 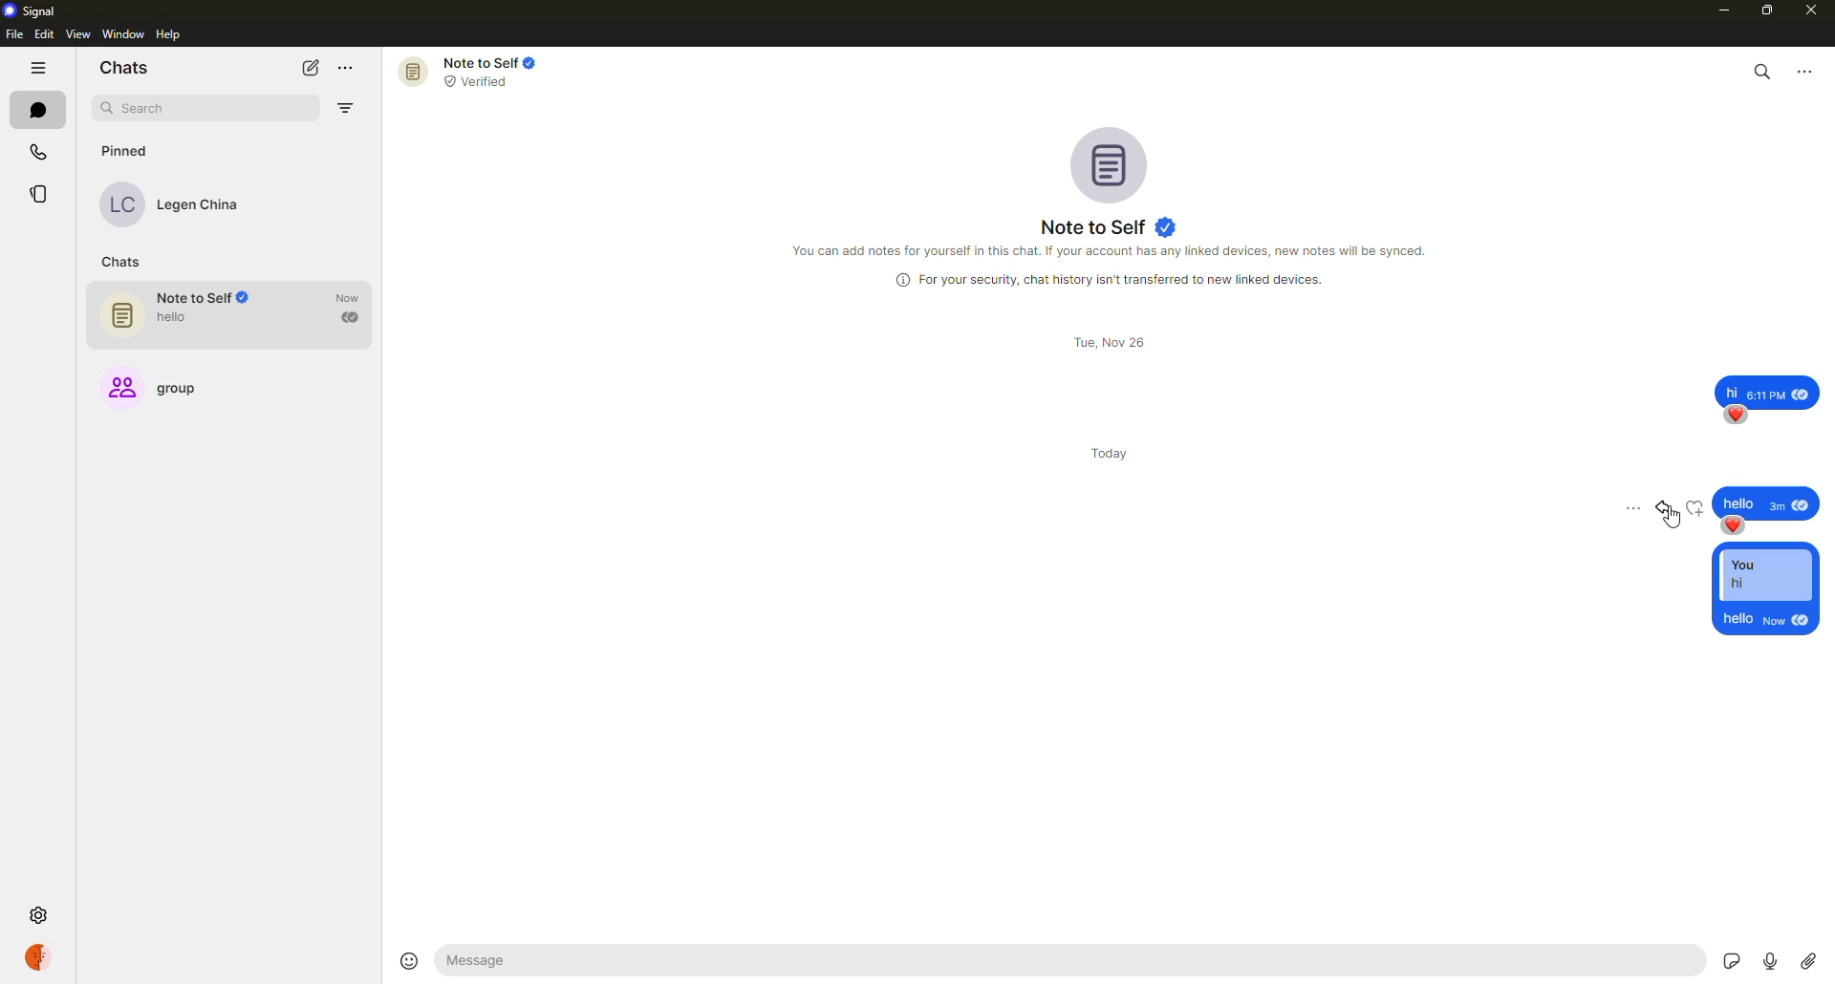 What do you see at coordinates (120, 261) in the screenshot?
I see `chats` at bounding box center [120, 261].